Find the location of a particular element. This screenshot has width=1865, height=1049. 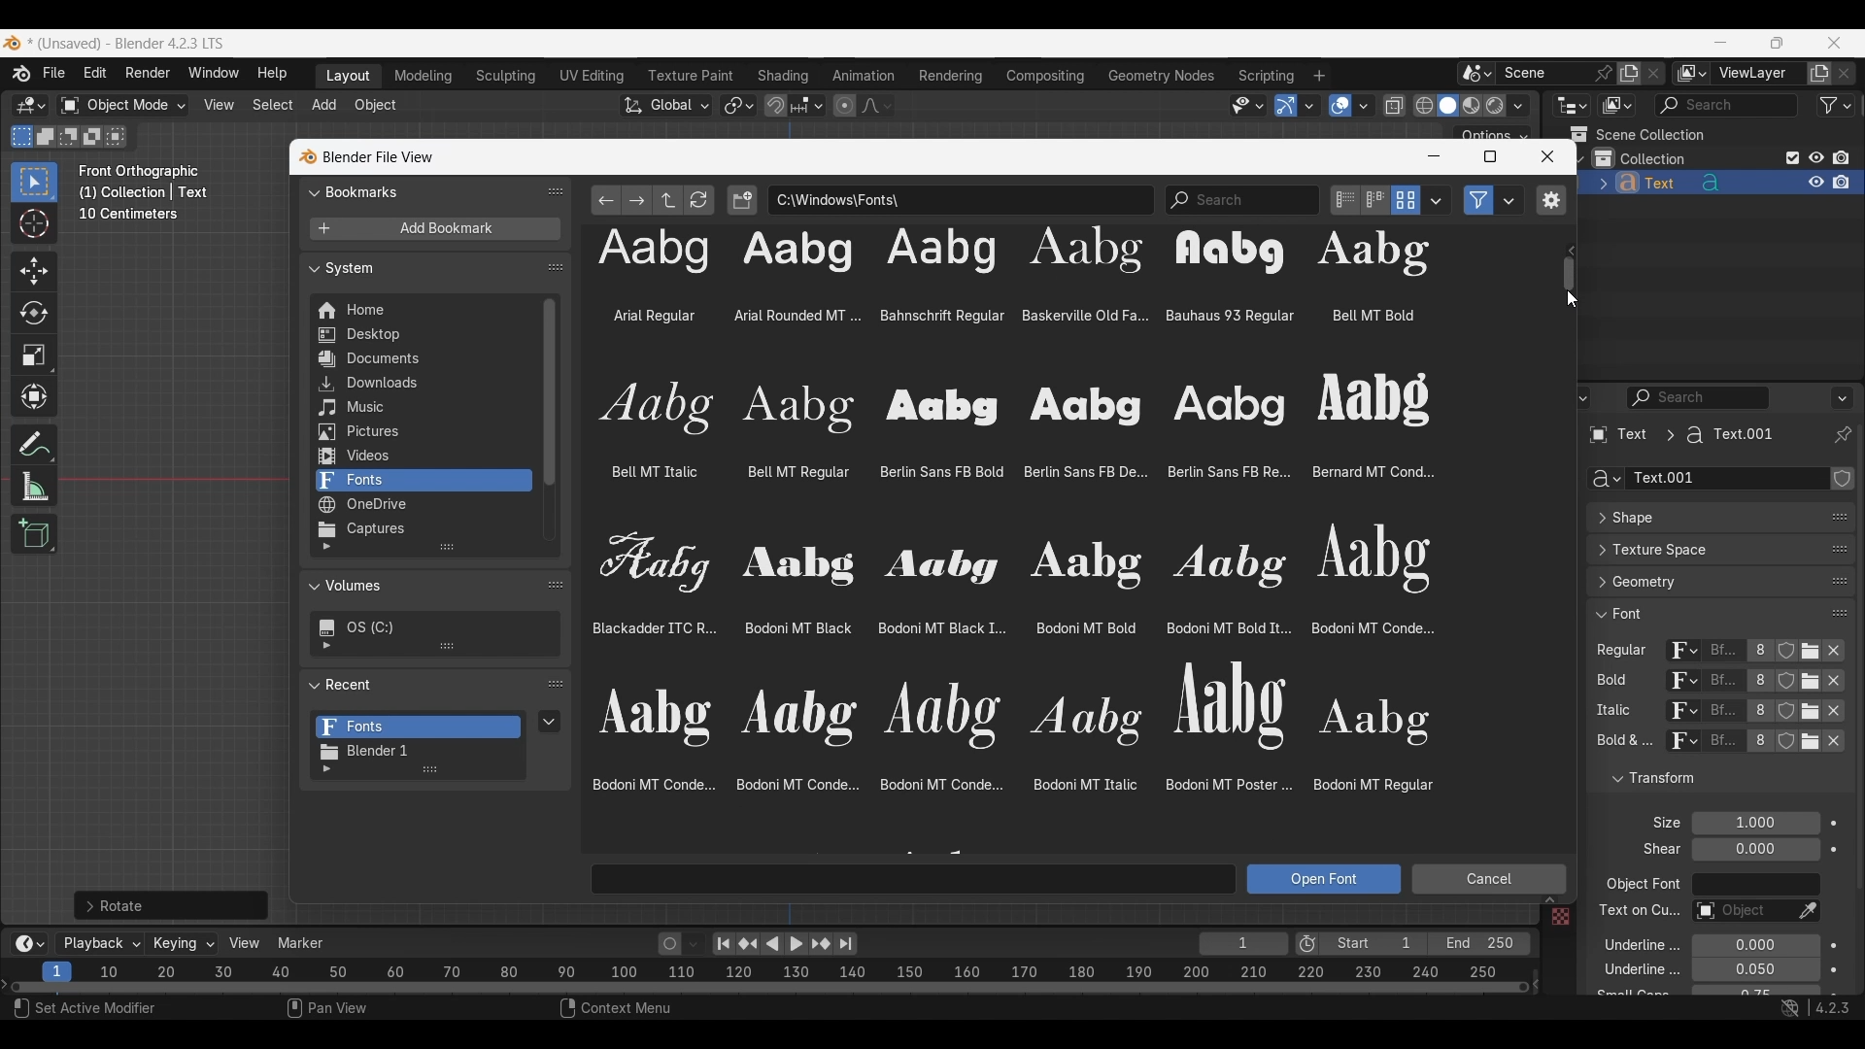

Change order in list is located at coordinates (556, 584).